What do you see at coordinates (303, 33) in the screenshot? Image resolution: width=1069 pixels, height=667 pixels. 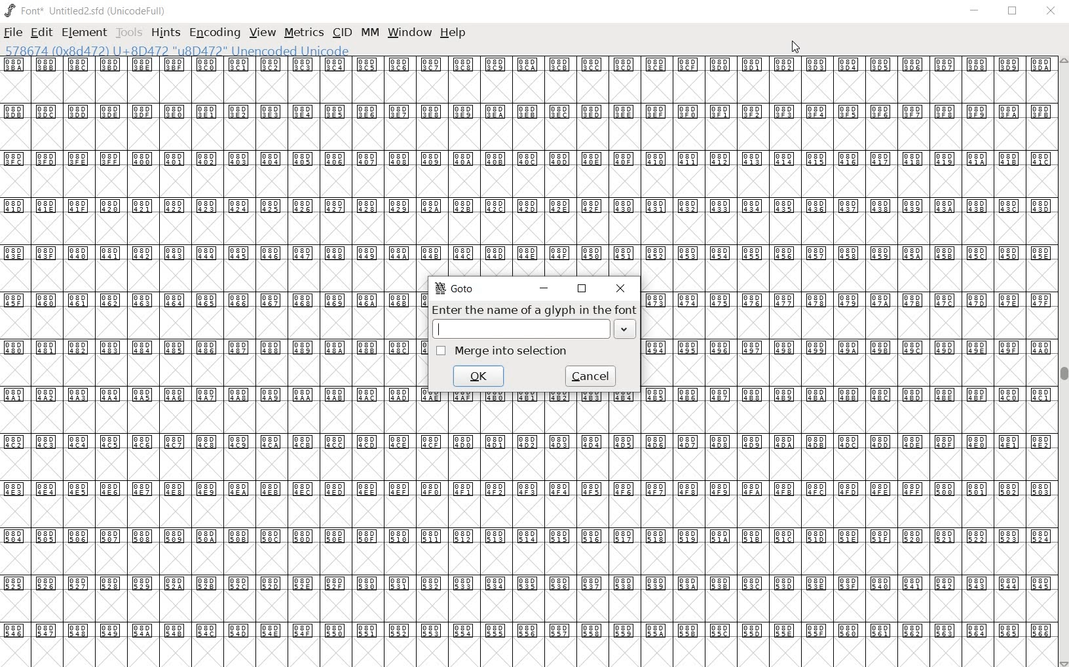 I see `metrics` at bounding box center [303, 33].